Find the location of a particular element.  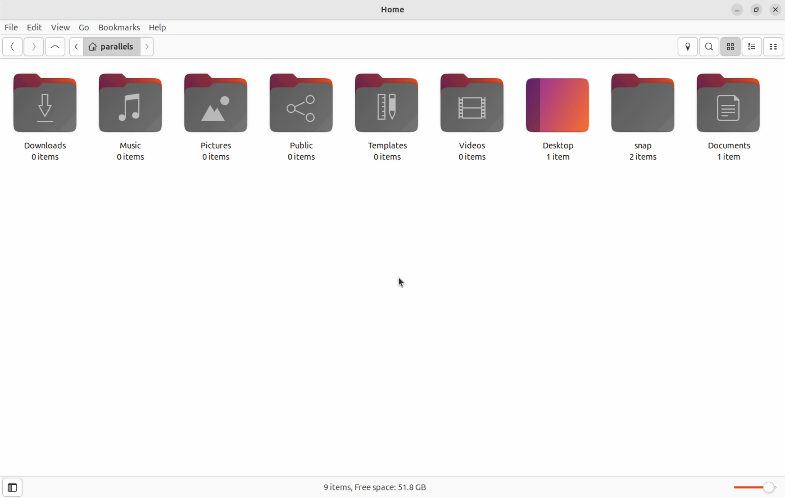

9 items free space 51.48 is located at coordinates (376, 487).